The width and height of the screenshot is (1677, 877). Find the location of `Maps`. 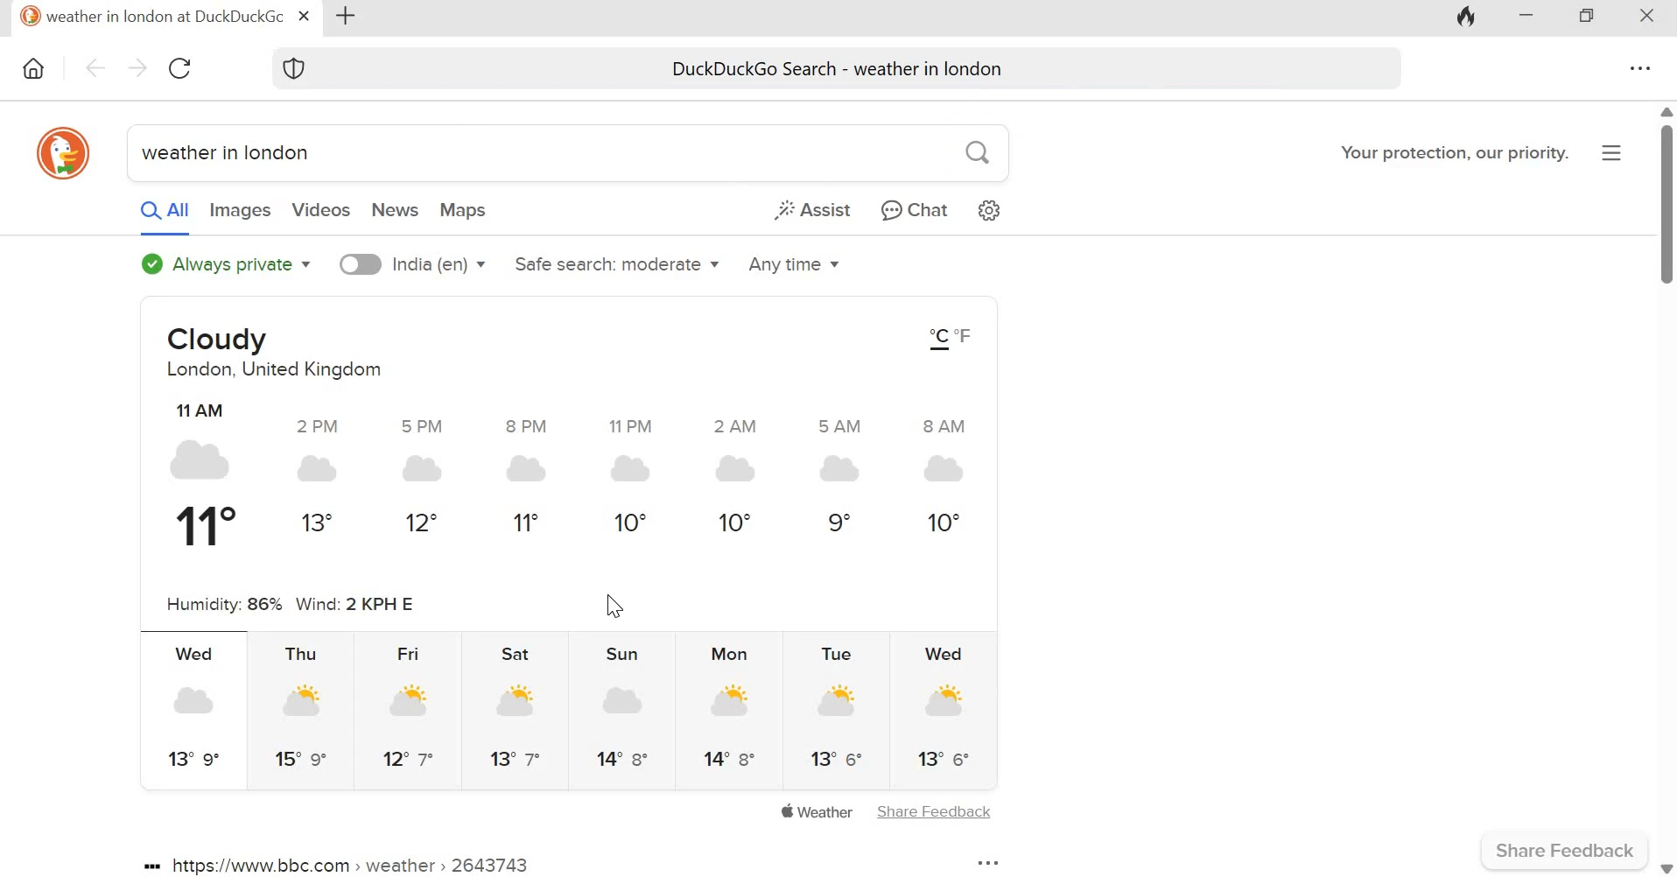

Maps is located at coordinates (463, 211).